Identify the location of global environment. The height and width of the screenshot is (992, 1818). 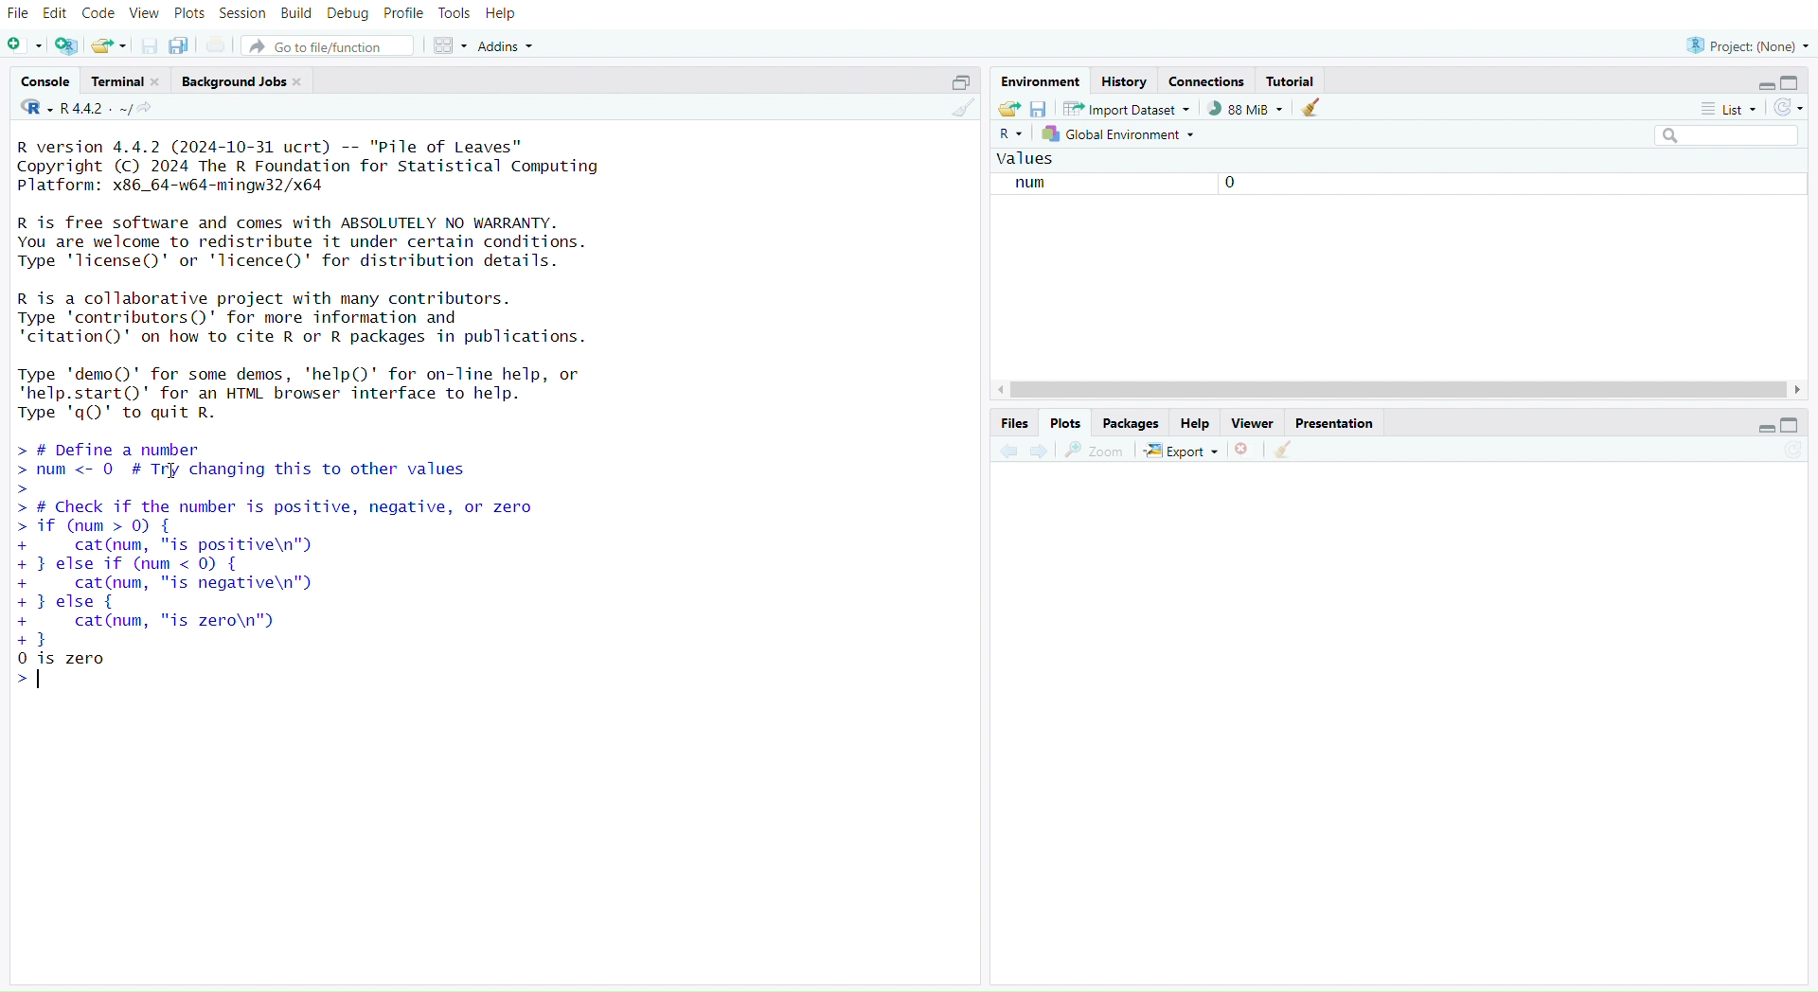
(1120, 136).